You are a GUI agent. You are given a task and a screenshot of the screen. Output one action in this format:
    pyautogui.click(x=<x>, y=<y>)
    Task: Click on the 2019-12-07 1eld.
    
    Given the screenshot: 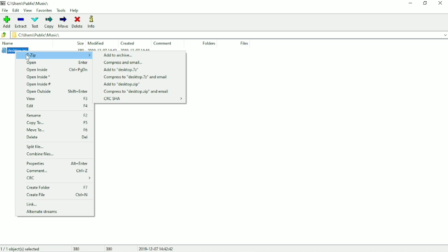 What is the action you would take?
    pyautogui.click(x=141, y=50)
    